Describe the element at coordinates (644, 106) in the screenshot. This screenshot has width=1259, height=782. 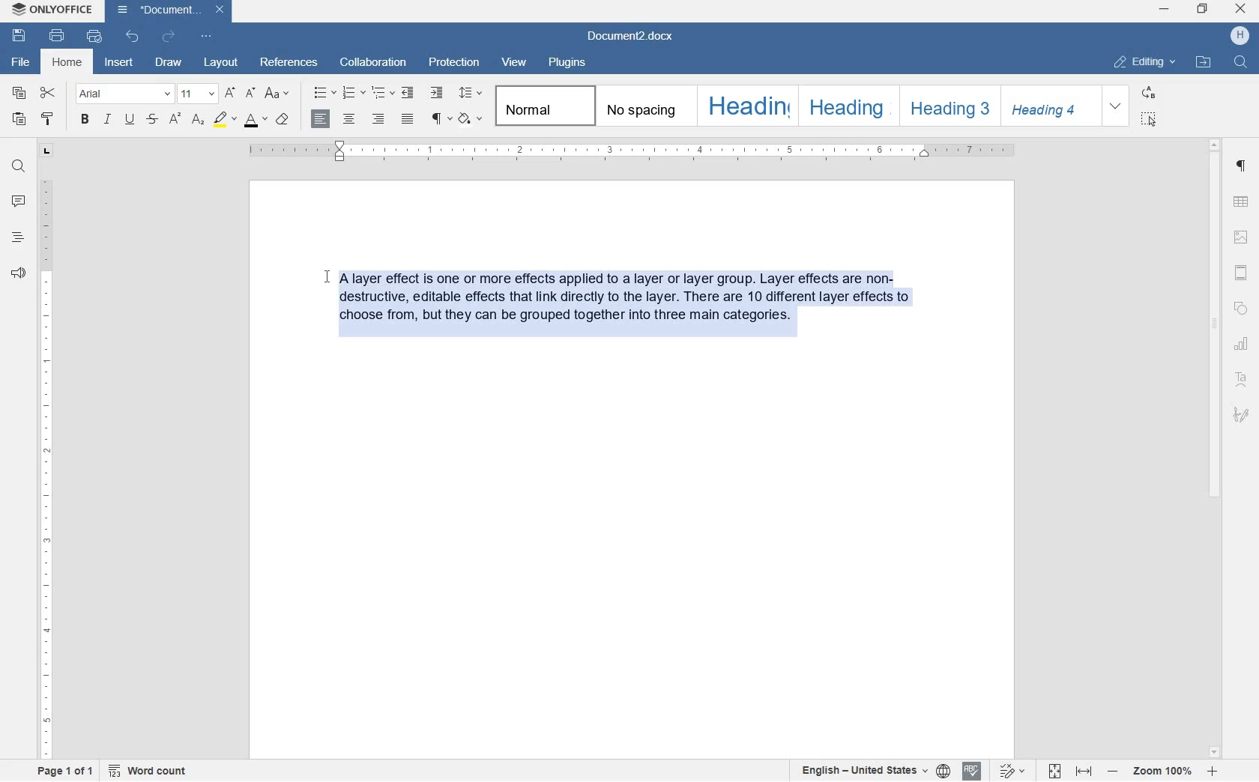
I see `no spacing` at that location.